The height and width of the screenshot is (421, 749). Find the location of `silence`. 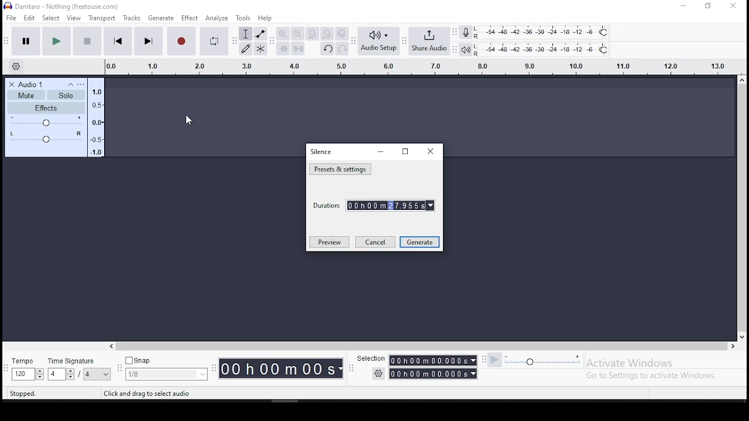

silence is located at coordinates (322, 151).